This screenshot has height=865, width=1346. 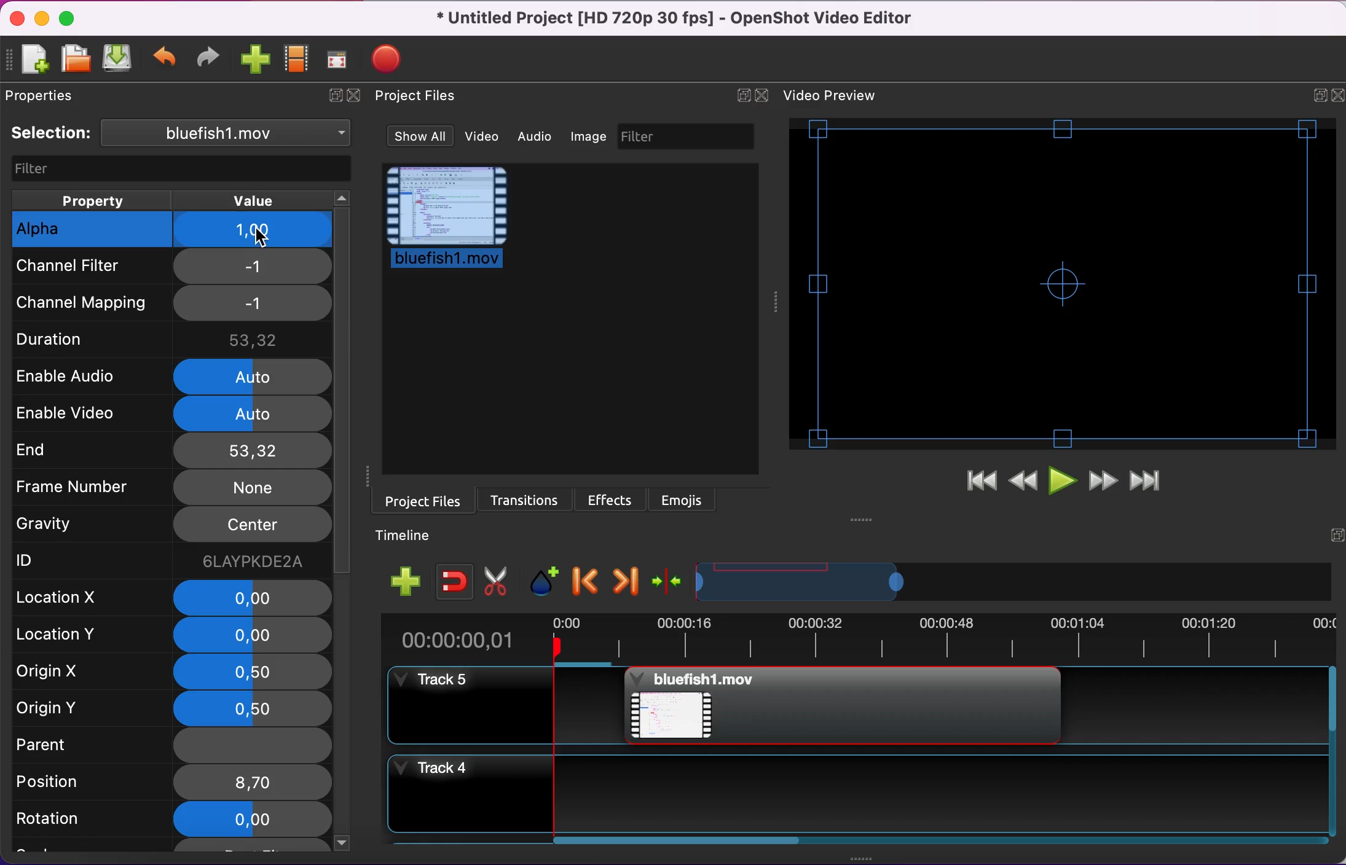 What do you see at coordinates (41, 19) in the screenshot?
I see `minimize` at bounding box center [41, 19].